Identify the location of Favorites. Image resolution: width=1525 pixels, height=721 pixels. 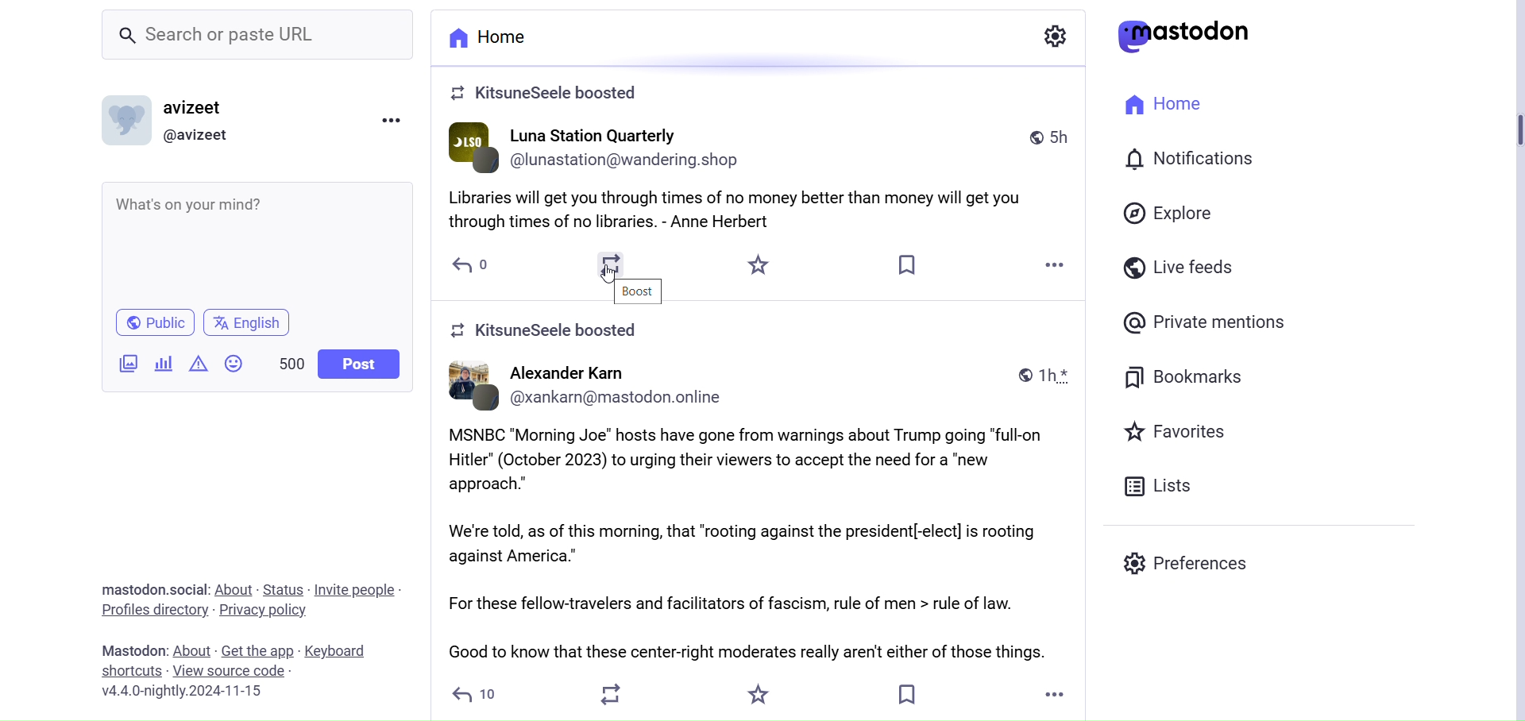
(1180, 435).